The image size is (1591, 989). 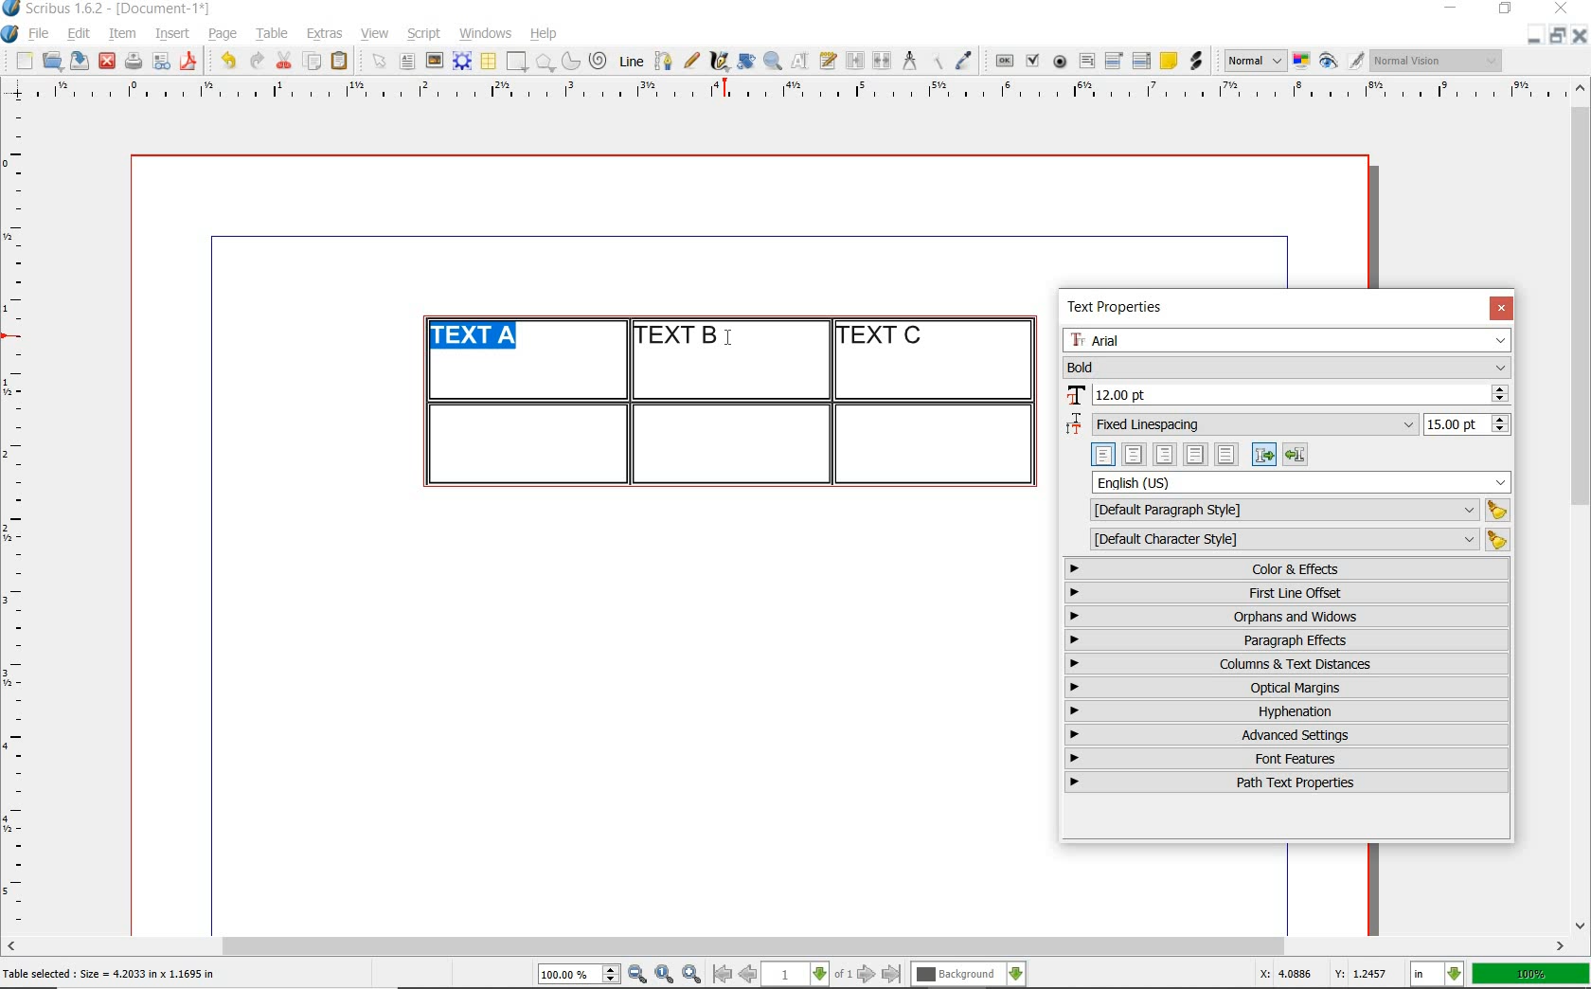 What do you see at coordinates (381, 63) in the screenshot?
I see `select` at bounding box center [381, 63].